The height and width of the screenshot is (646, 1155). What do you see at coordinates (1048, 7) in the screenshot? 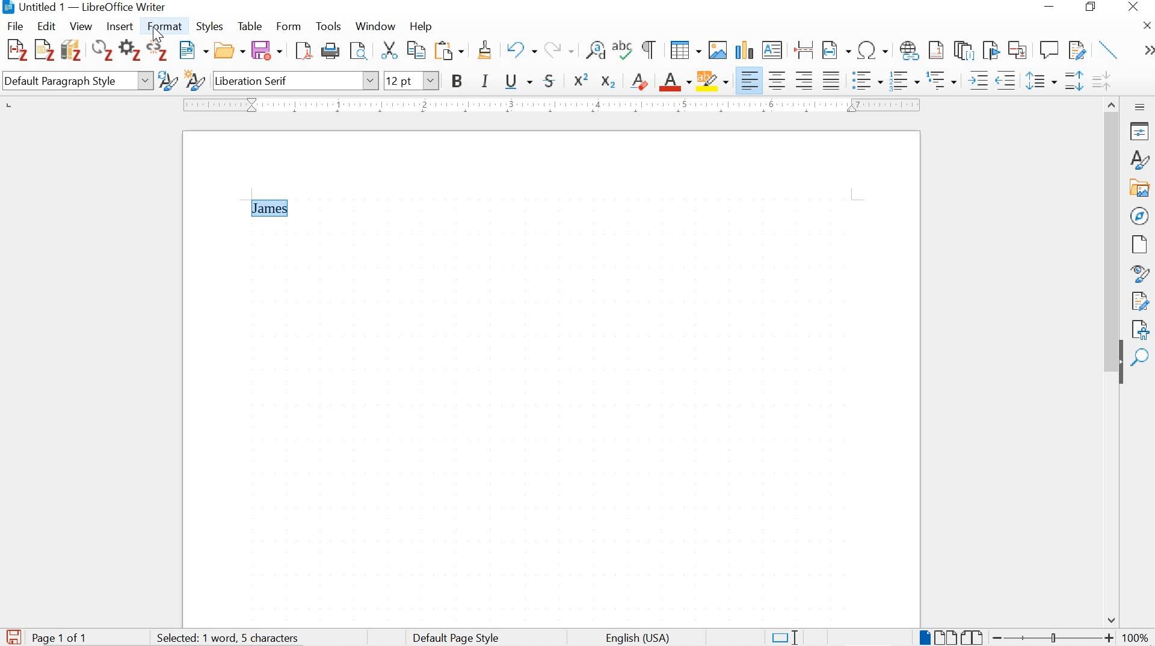
I see `minimize` at bounding box center [1048, 7].